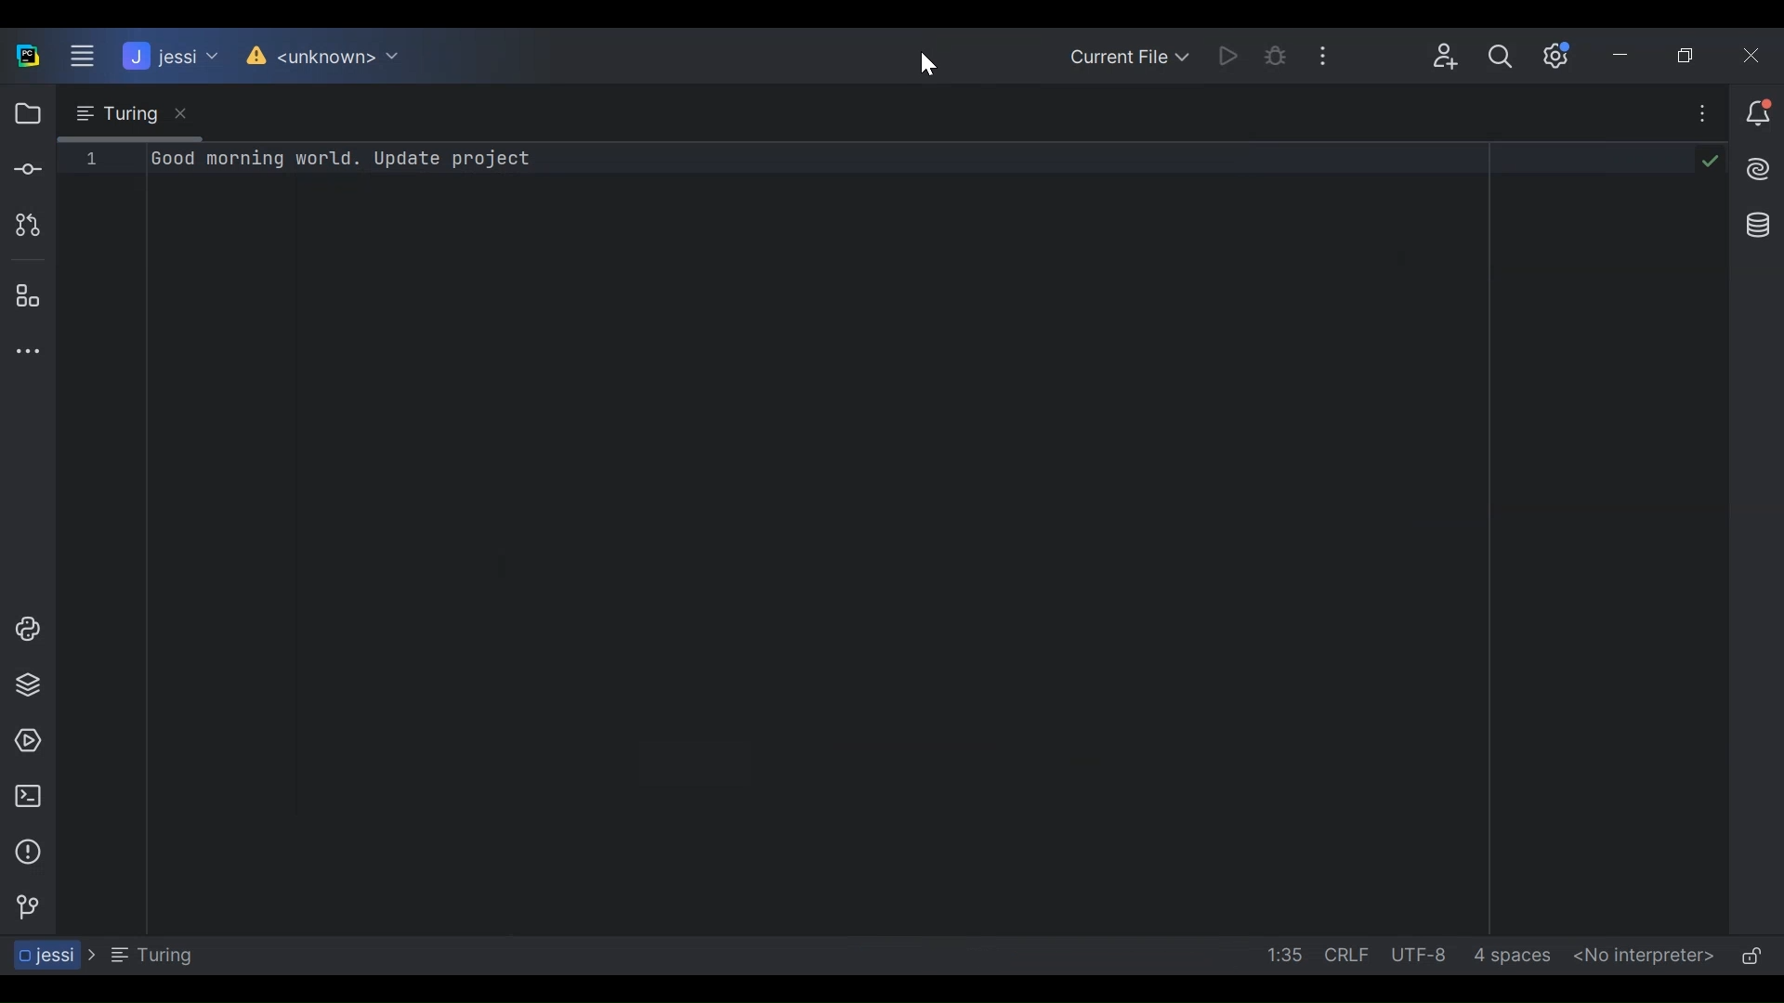  What do you see at coordinates (27, 905) in the screenshot?
I see `Version Control` at bounding box center [27, 905].